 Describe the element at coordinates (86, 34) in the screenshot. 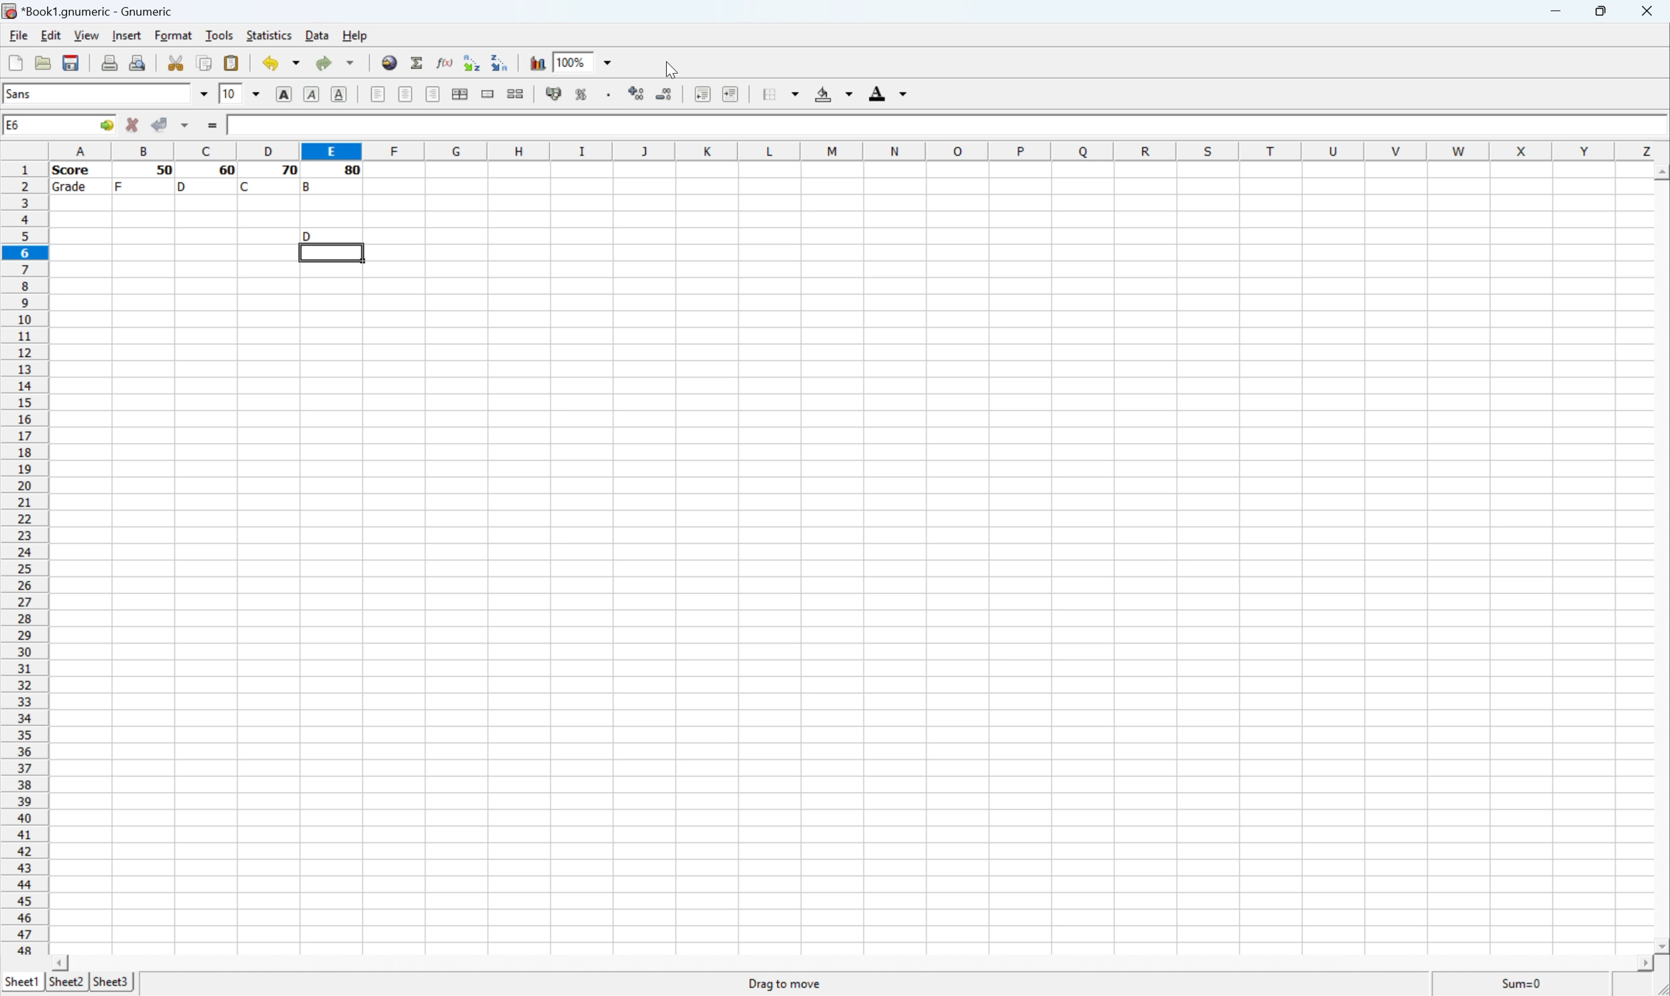

I see `View` at that location.